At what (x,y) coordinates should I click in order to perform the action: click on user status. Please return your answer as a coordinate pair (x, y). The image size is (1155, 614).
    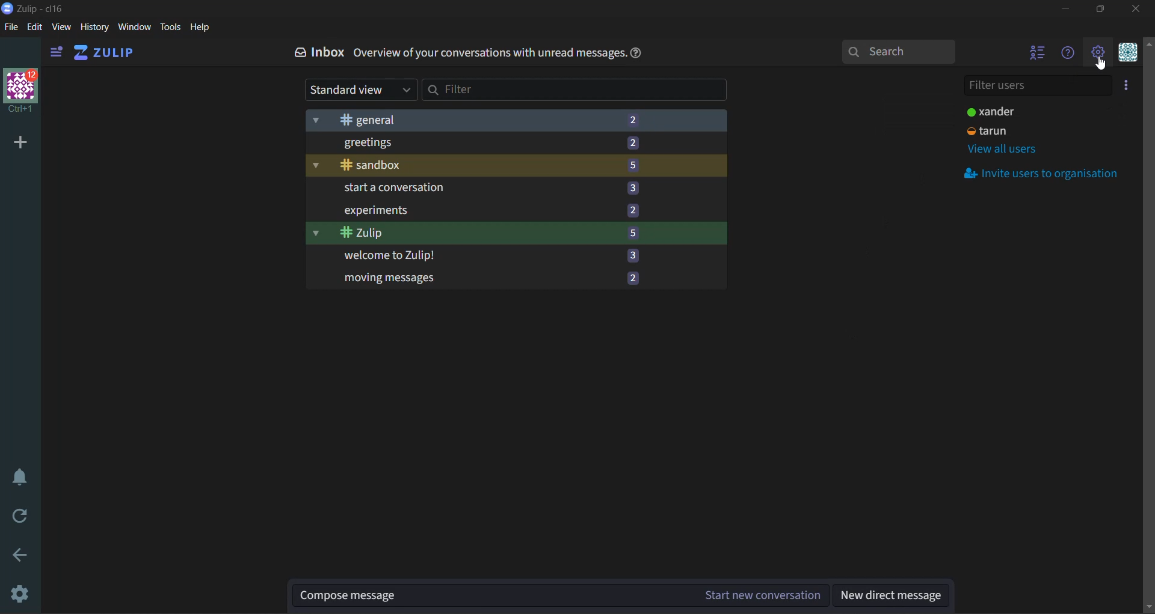
    Looking at the image, I should click on (999, 123).